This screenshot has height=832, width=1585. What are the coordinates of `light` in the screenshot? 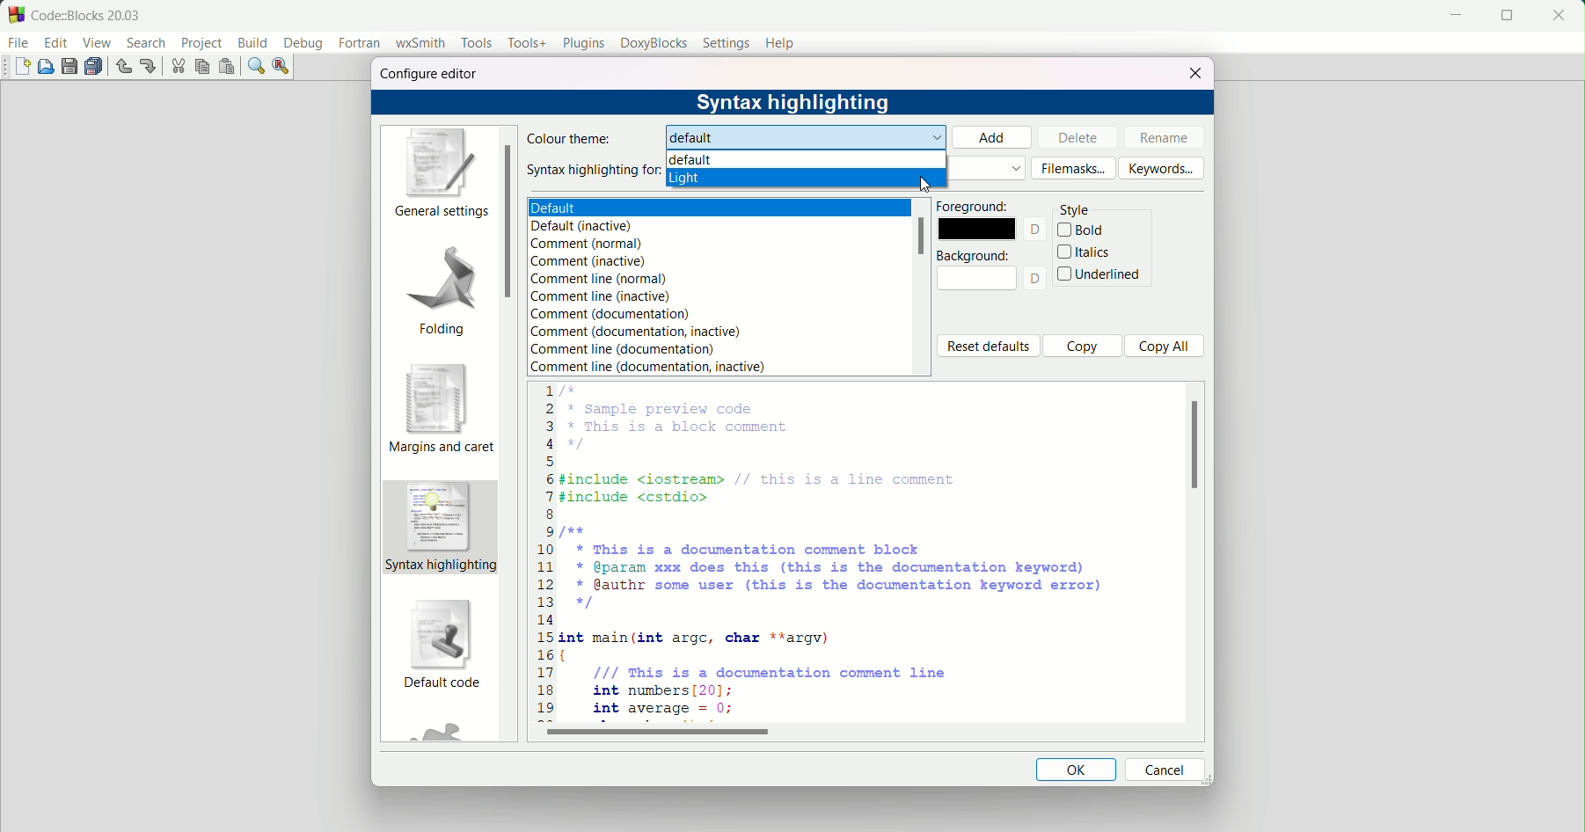 It's located at (808, 179).